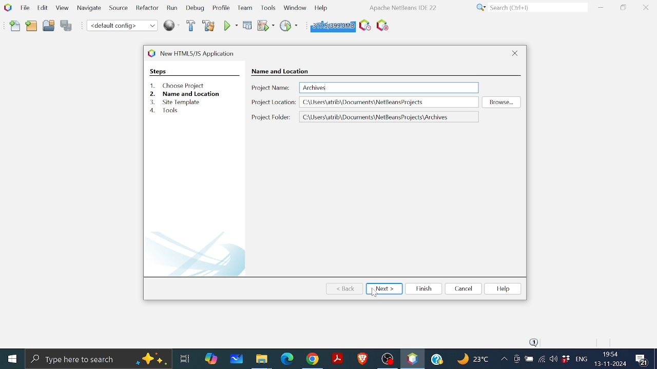  Describe the element at coordinates (566, 359) in the screenshot. I see `Dropbox` at that location.